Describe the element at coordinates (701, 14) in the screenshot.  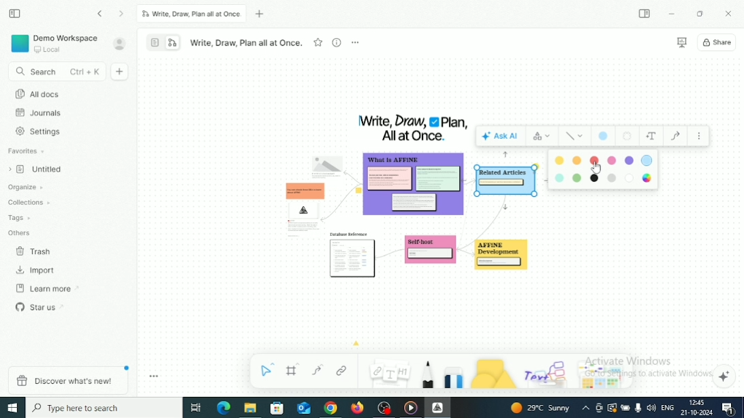
I see `Restore Down` at that location.